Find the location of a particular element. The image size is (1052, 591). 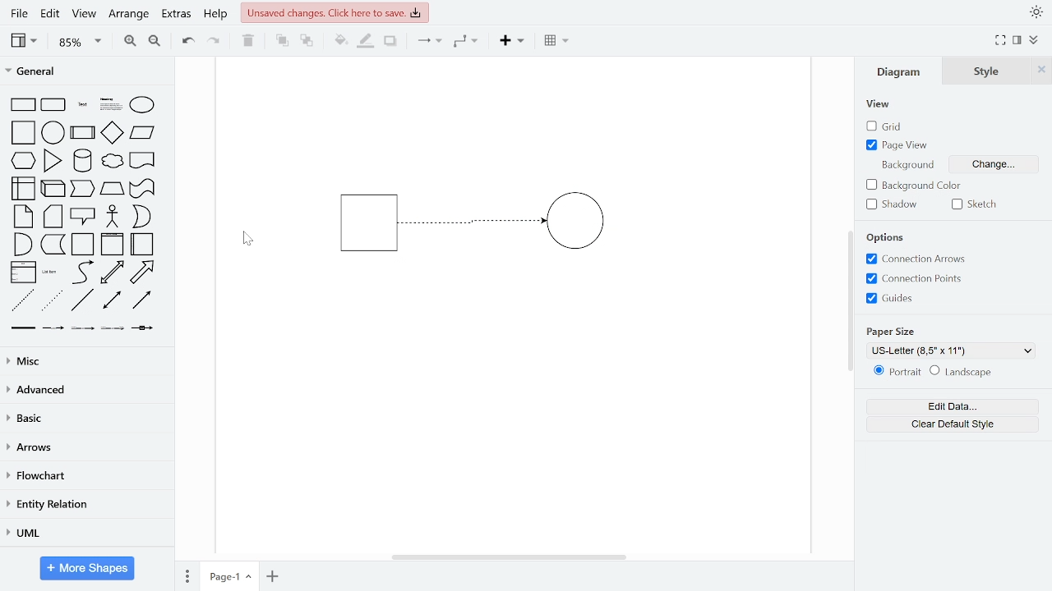

data storage is located at coordinates (53, 244).